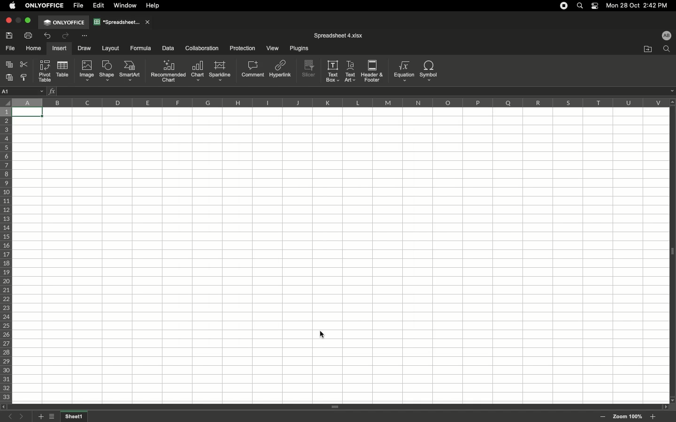 This screenshot has height=422, width=676. I want to click on Slicer, so click(310, 69).